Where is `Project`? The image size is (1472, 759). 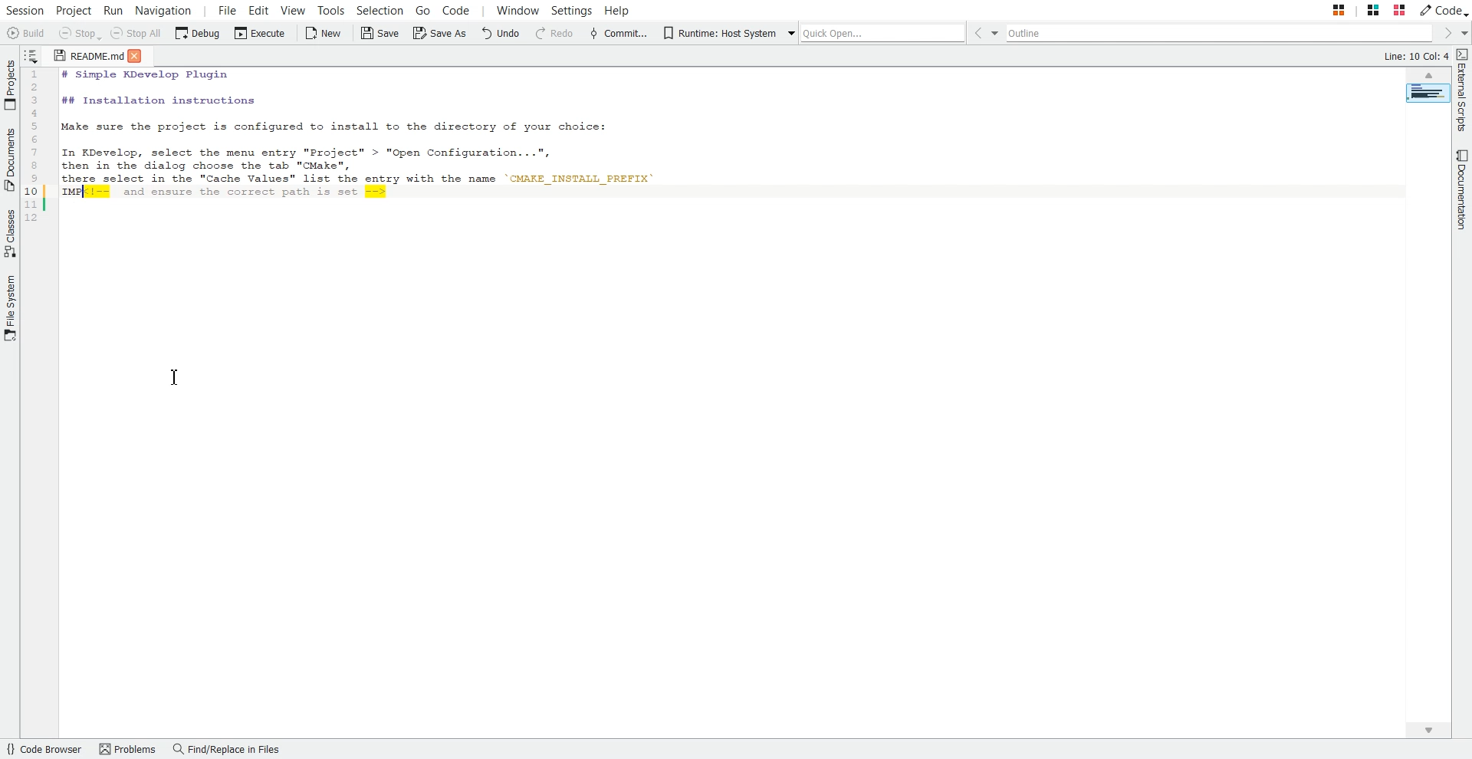
Project is located at coordinates (74, 9).